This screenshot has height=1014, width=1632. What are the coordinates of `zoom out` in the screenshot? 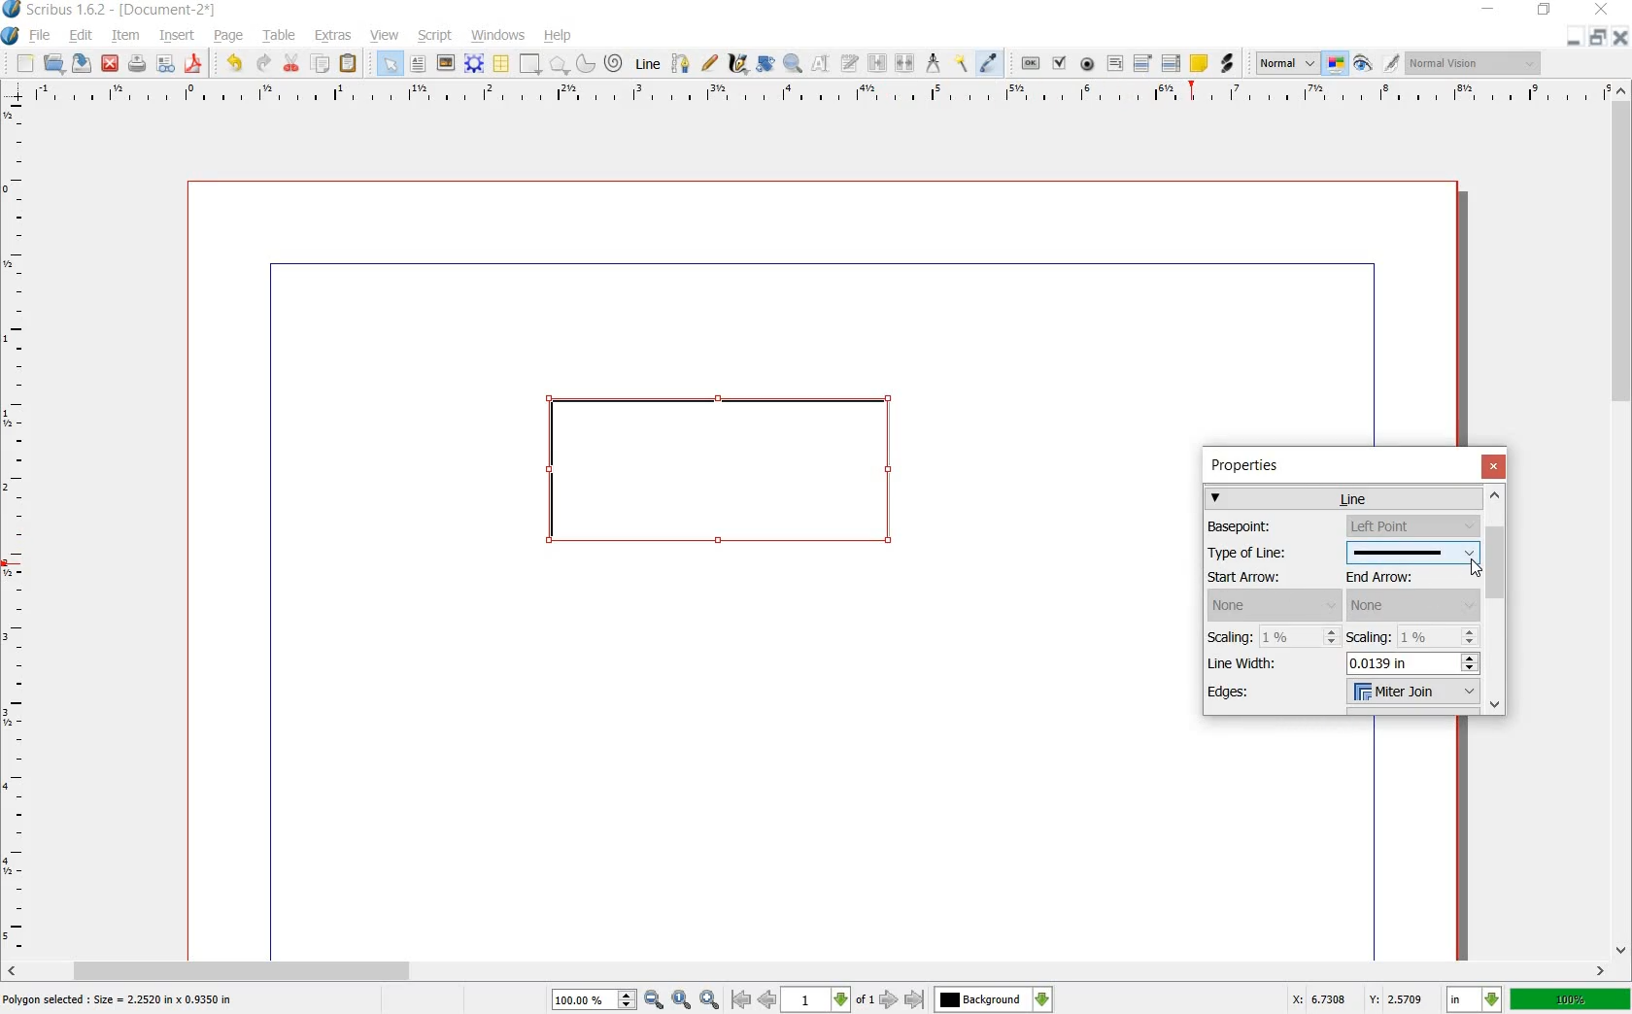 It's located at (654, 999).